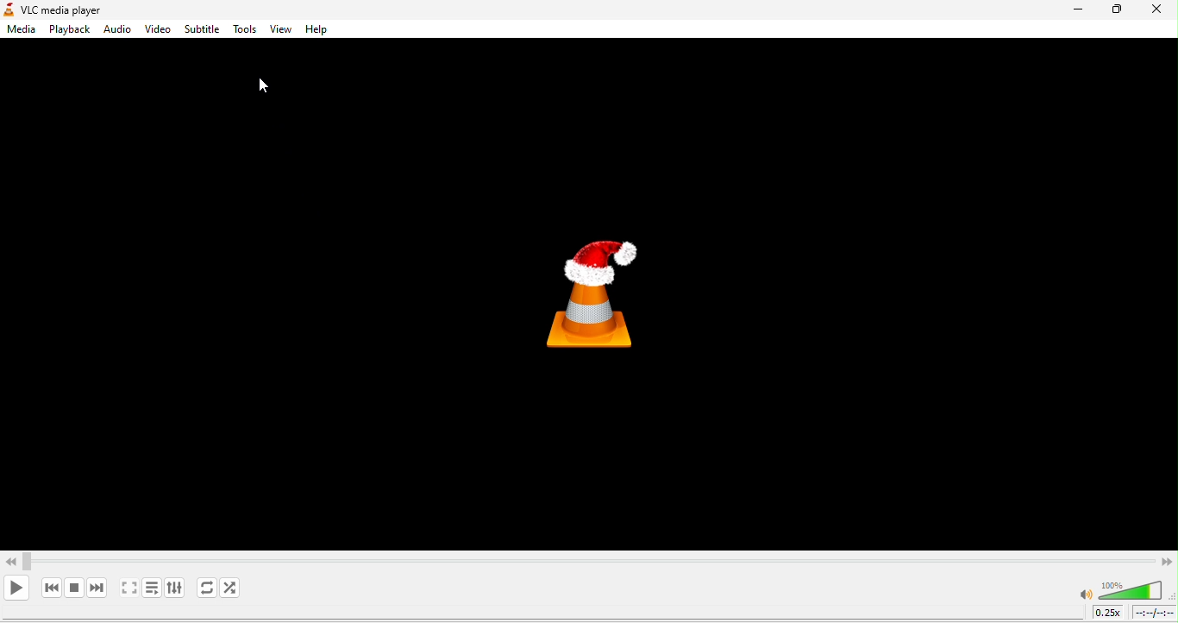  I want to click on random, so click(236, 589).